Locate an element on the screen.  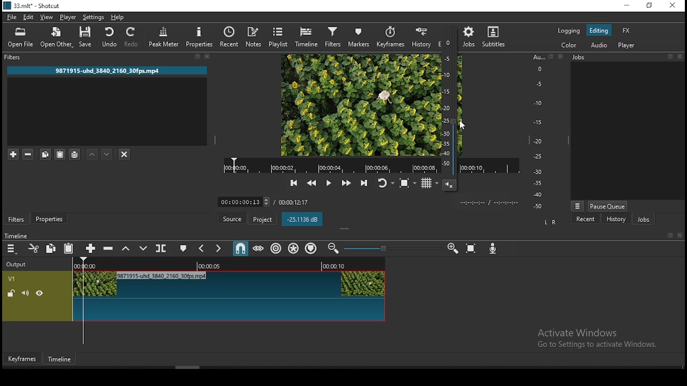
project is located at coordinates (264, 220).